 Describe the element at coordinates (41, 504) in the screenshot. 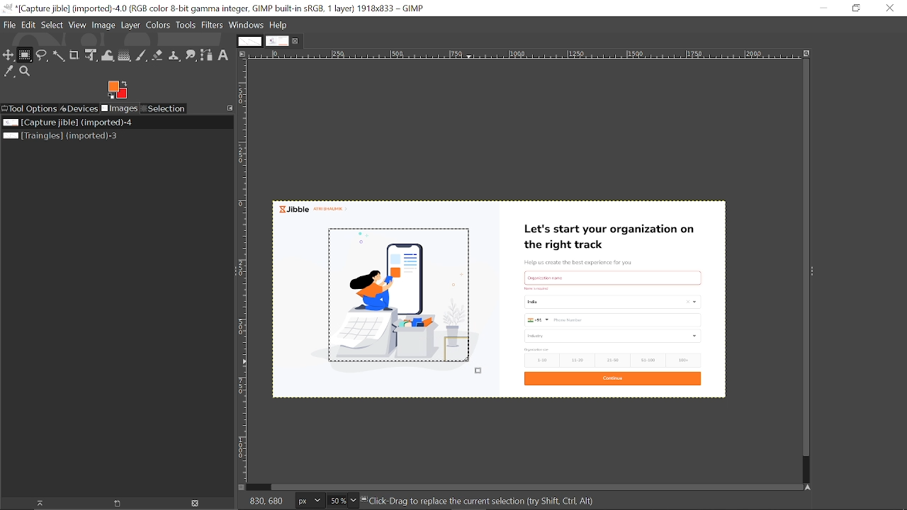

I see `Raise this image's display` at that location.